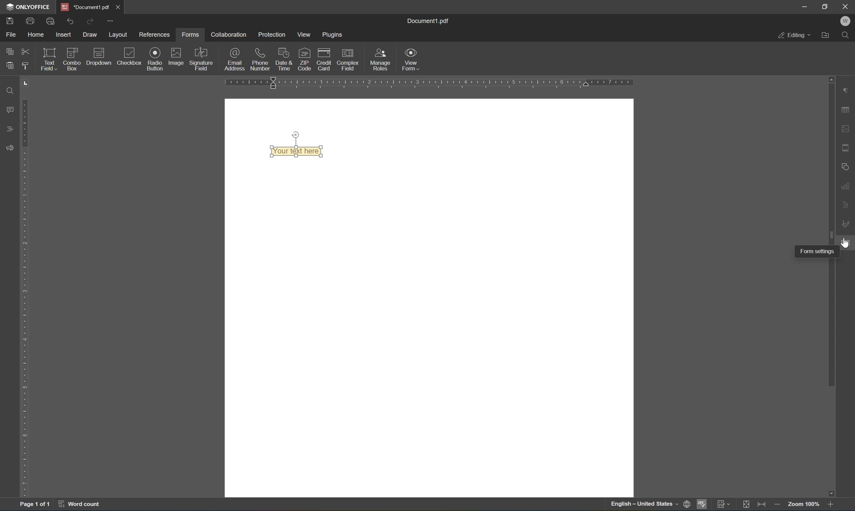 This screenshot has width=855, height=511. What do you see at coordinates (846, 6) in the screenshot?
I see `close` at bounding box center [846, 6].